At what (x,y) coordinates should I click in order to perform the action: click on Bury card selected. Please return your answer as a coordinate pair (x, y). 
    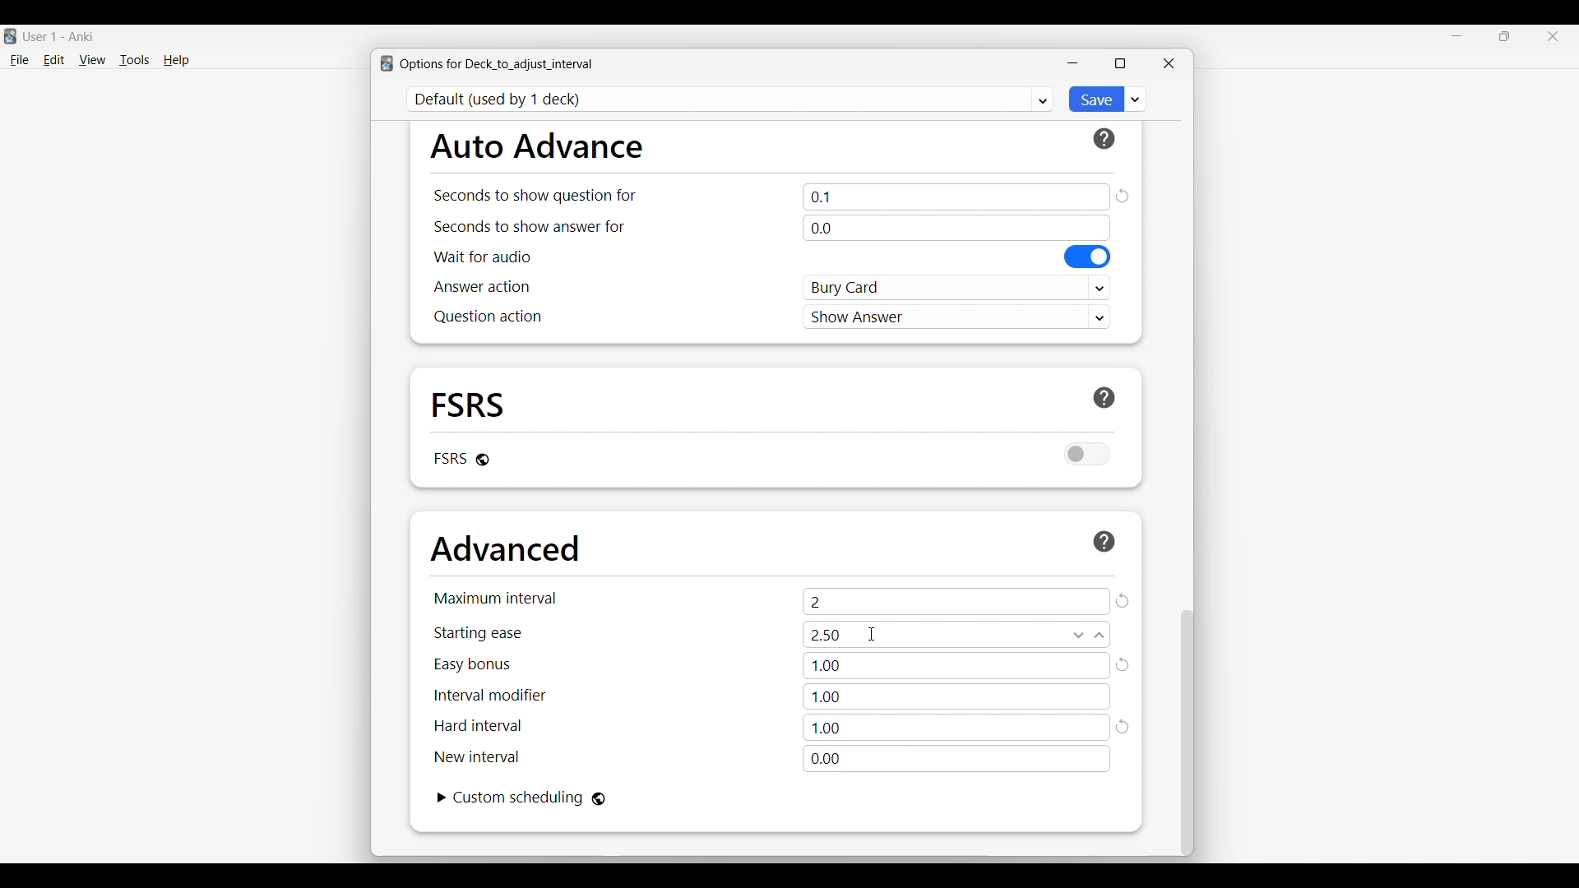
    Looking at the image, I should click on (957, 288).